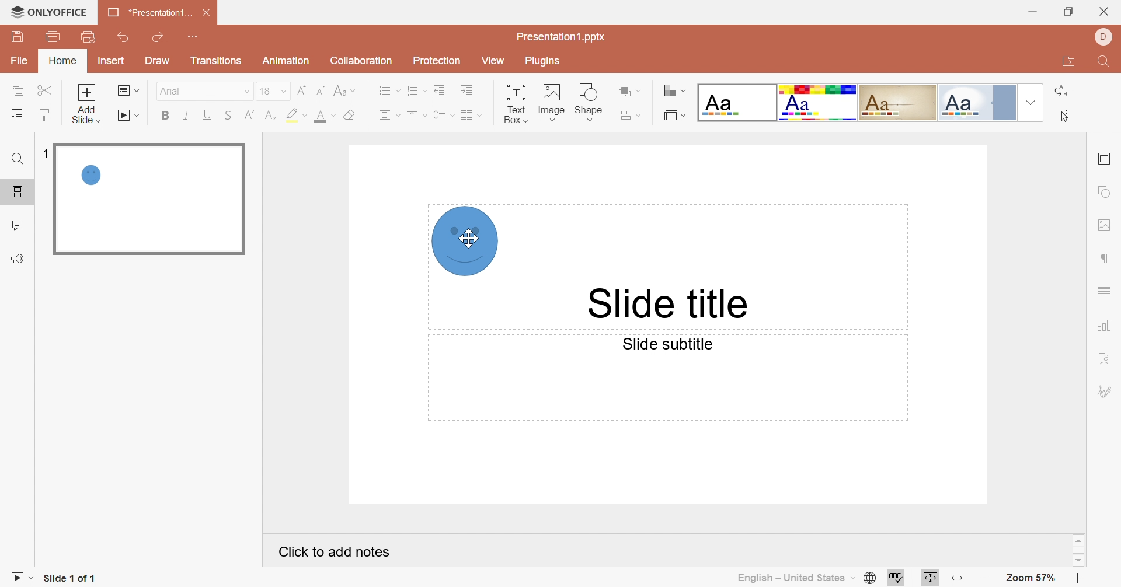 This screenshot has height=587, width=1121. What do you see at coordinates (590, 102) in the screenshot?
I see `Shape` at bounding box center [590, 102].